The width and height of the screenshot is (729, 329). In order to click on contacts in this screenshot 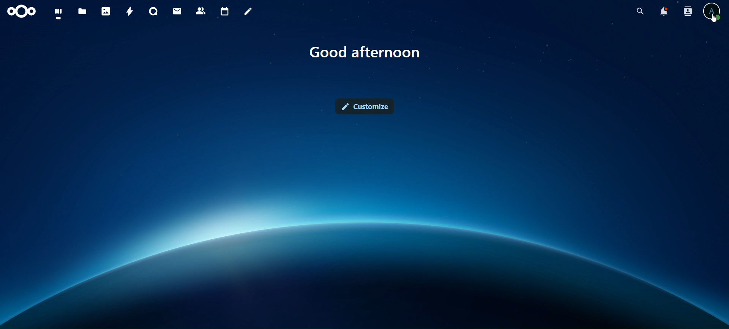, I will do `click(201, 11)`.